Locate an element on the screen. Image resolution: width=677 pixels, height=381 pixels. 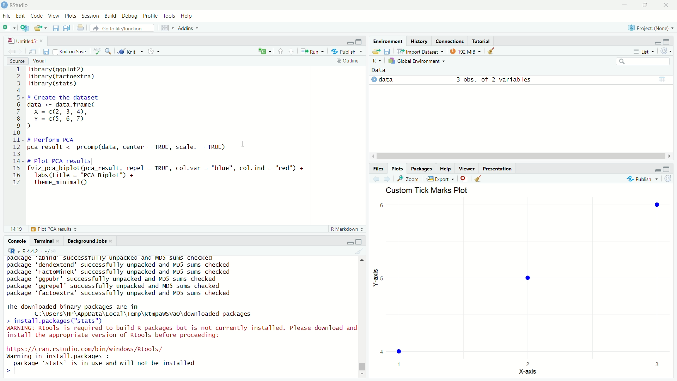
refresh is located at coordinates (669, 179).